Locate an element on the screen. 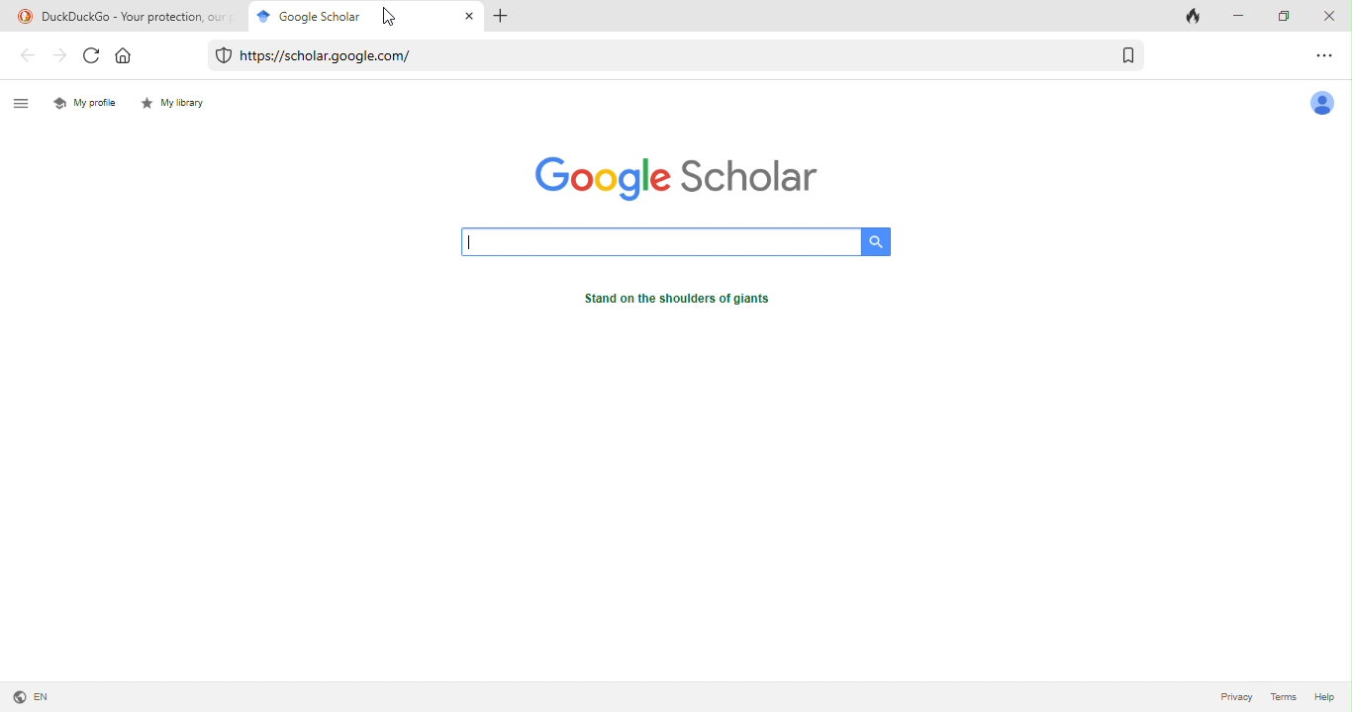 This screenshot has height=712, width=1352. bookmark is located at coordinates (1128, 56).